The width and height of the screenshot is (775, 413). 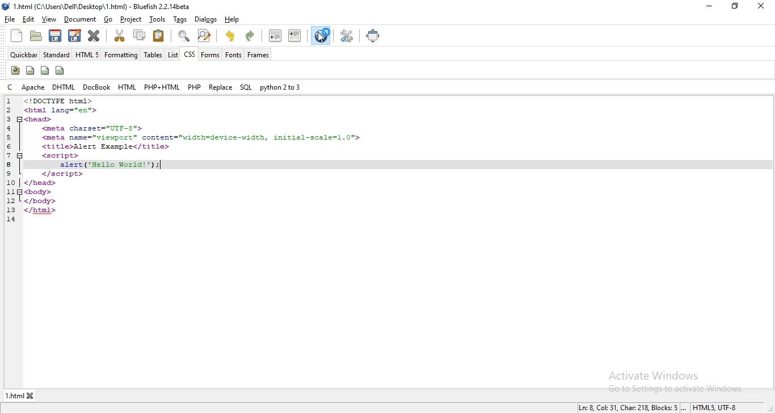 What do you see at coordinates (10, 146) in the screenshot?
I see `6` at bounding box center [10, 146].